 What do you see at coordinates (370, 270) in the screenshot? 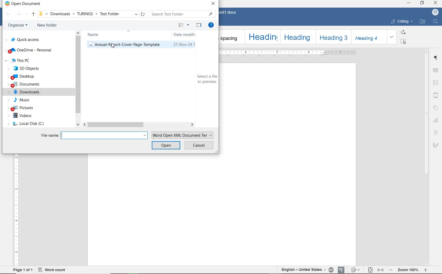
I see `fit to page` at bounding box center [370, 270].